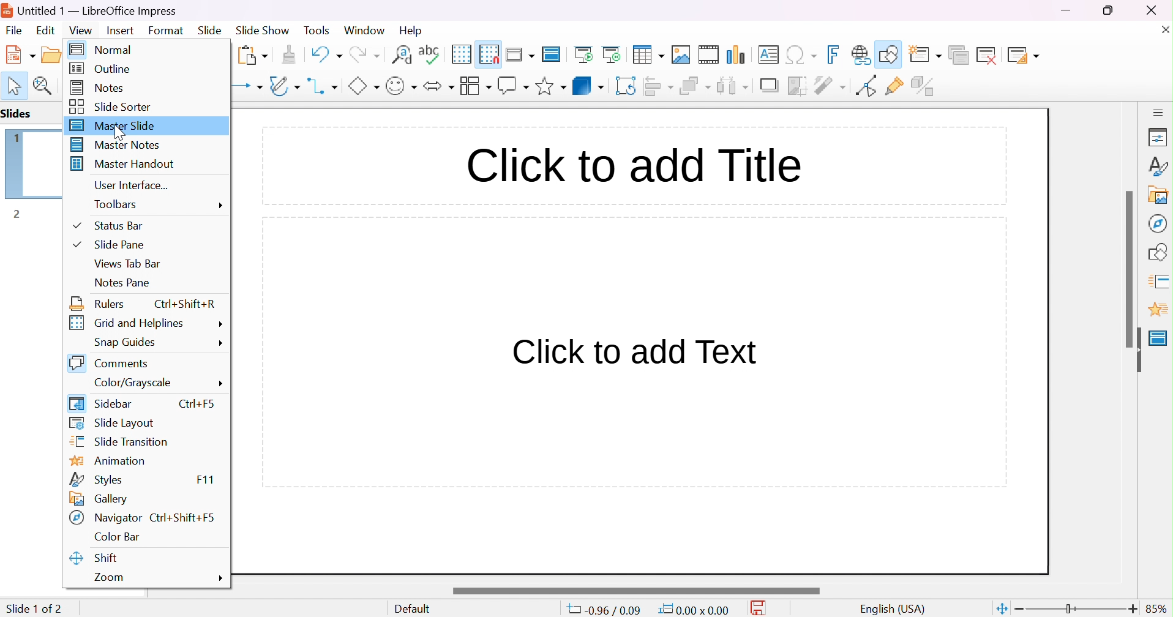 Image resolution: width=1173 pixels, height=617 pixels. What do you see at coordinates (798, 86) in the screenshot?
I see `crop image` at bounding box center [798, 86].